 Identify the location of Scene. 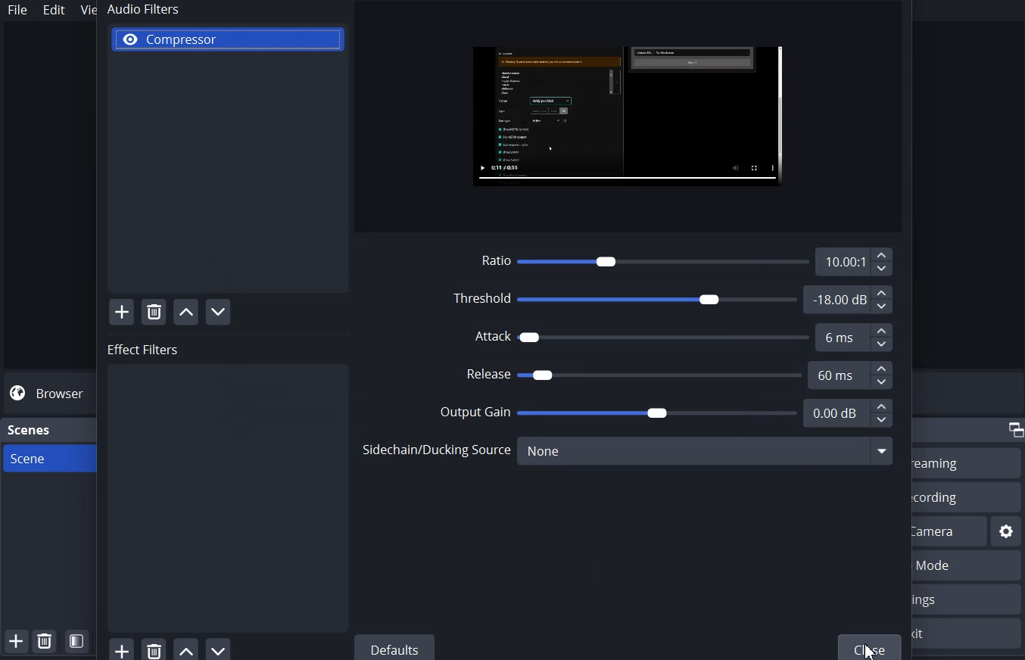
(30, 430).